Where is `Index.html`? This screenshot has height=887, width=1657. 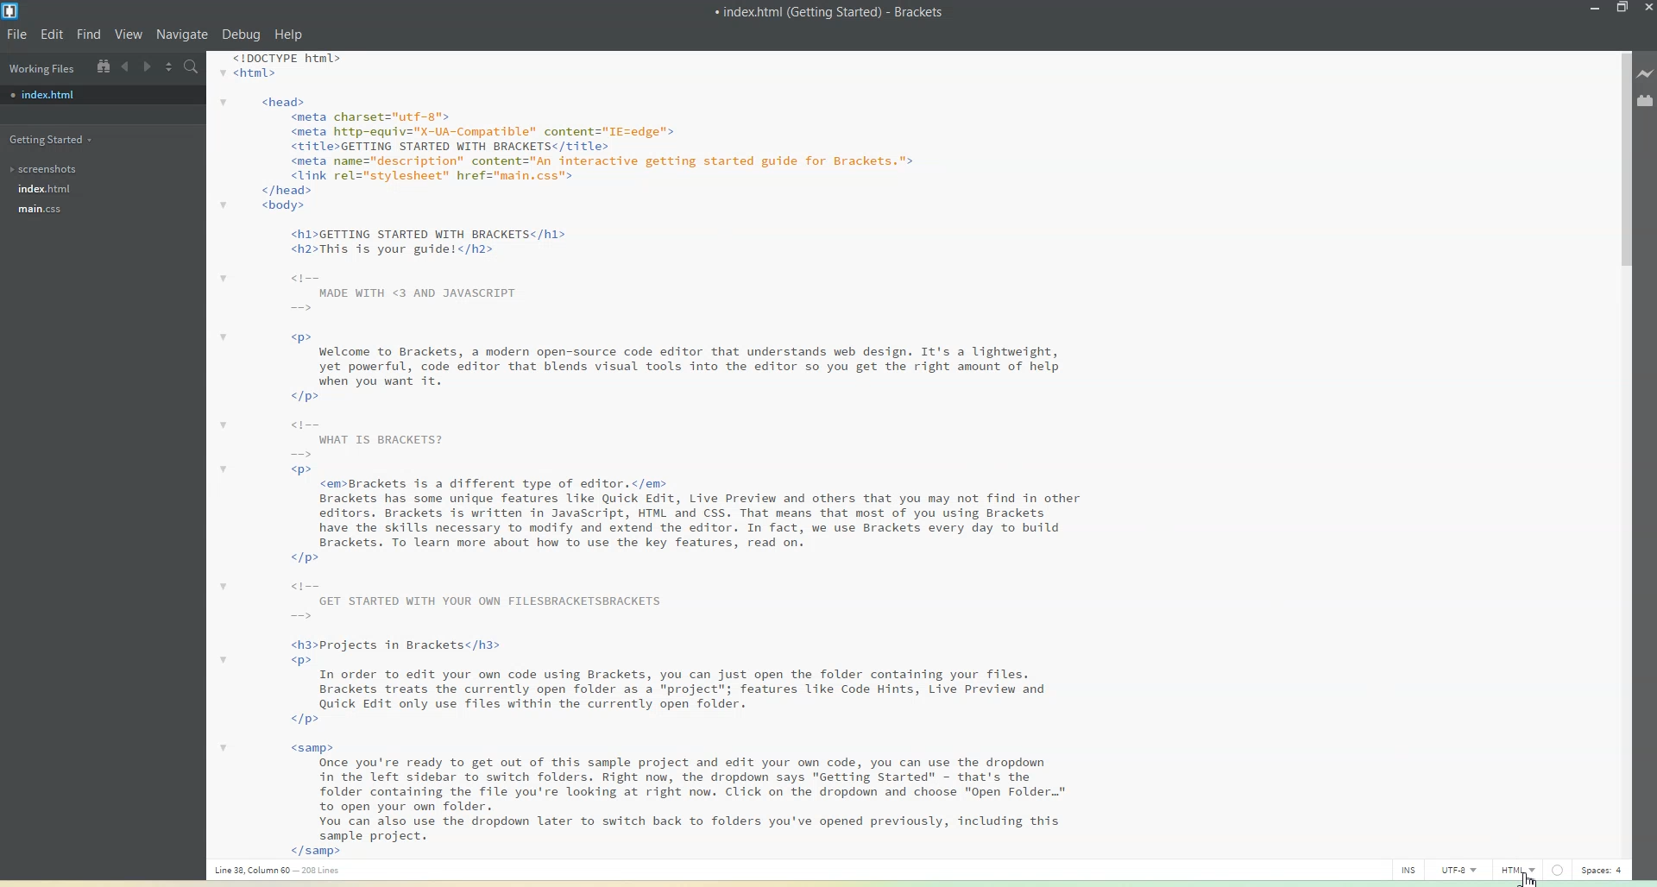
Index.html is located at coordinates (44, 189).